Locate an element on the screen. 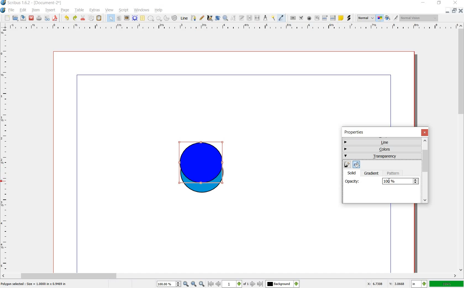  text annotation is located at coordinates (341, 18).